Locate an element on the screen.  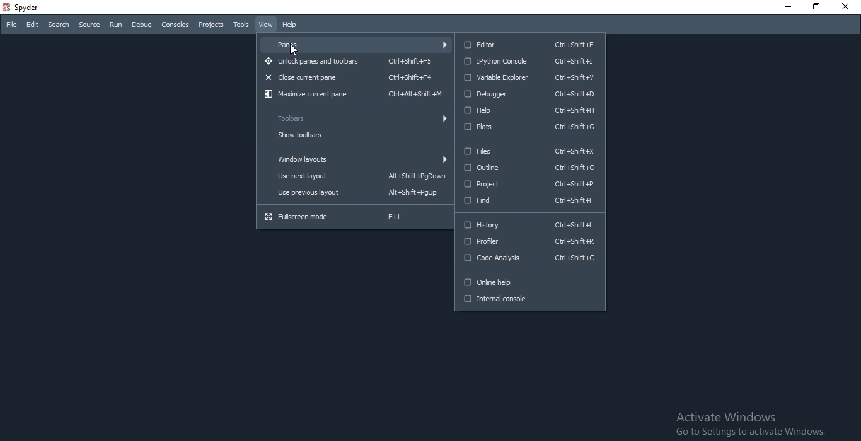
spyder  is located at coordinates (29, 8).